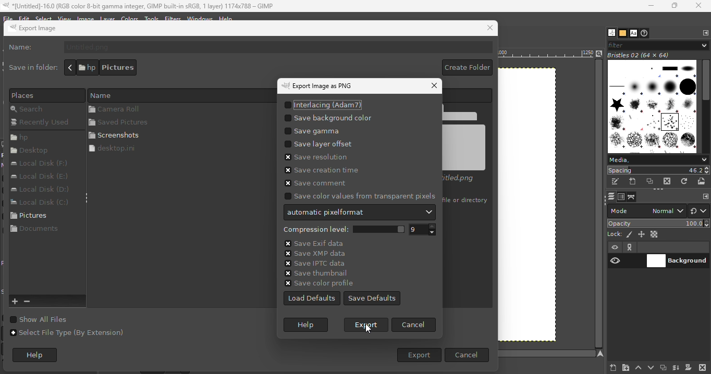  Describe the element at coordinates (489, 29) in the screenshot. I see `Close` at that location.